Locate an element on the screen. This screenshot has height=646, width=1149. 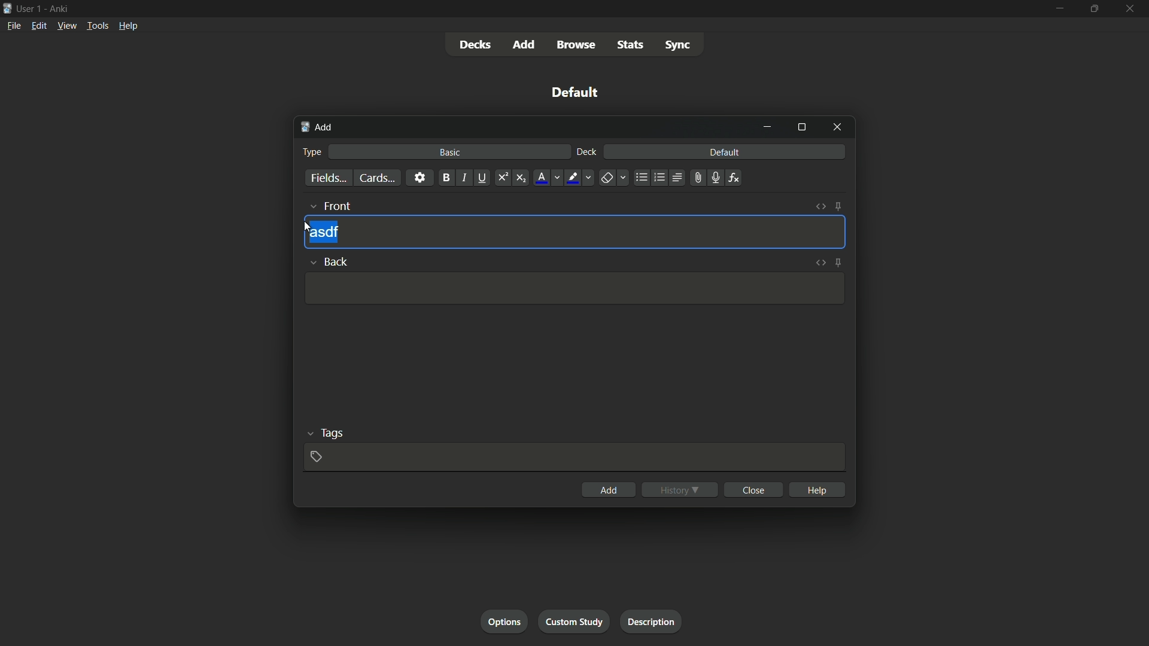
remove formatting is located at coordinates (612, 178).